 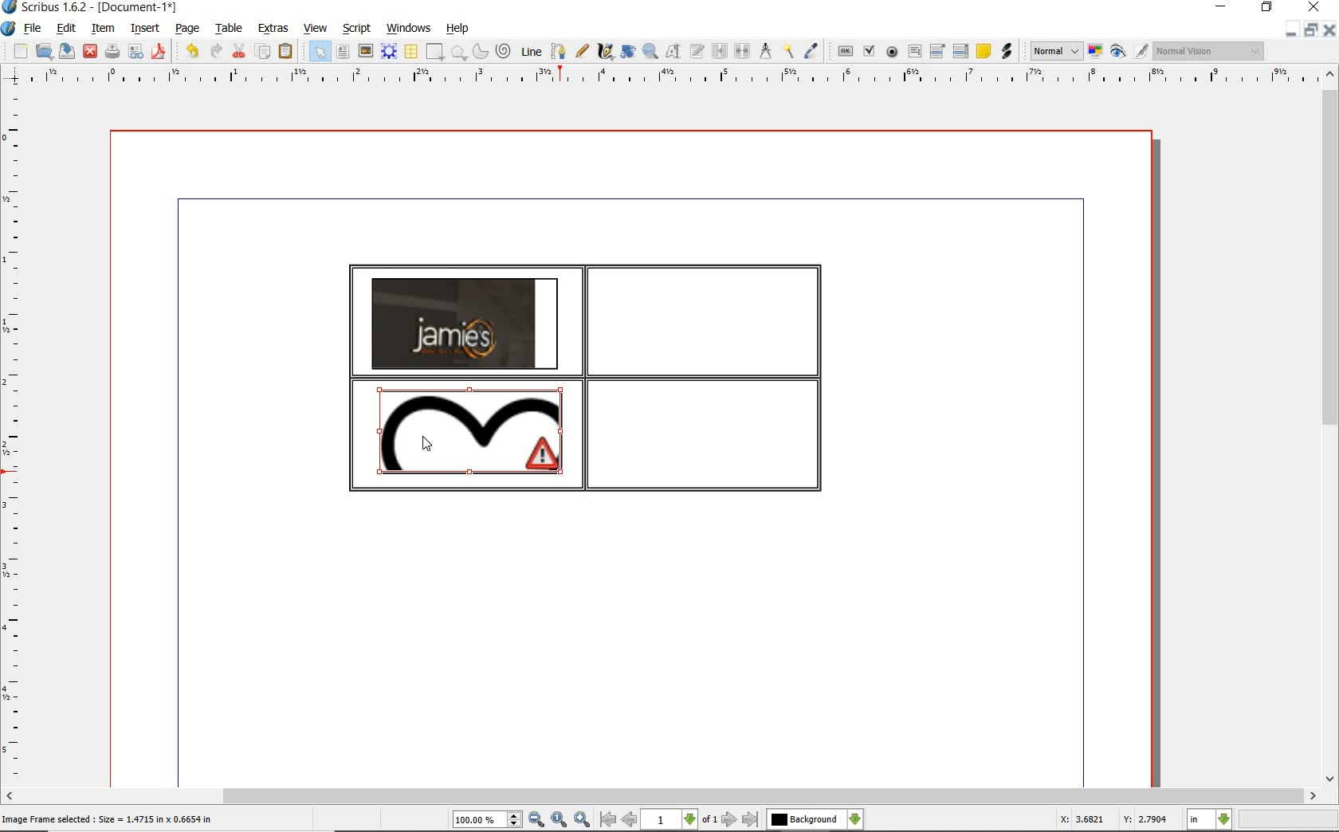 What do you see at coordinates (583, 52) in the screenshot?
I see `freehand line` at bounding box center [583, 52].